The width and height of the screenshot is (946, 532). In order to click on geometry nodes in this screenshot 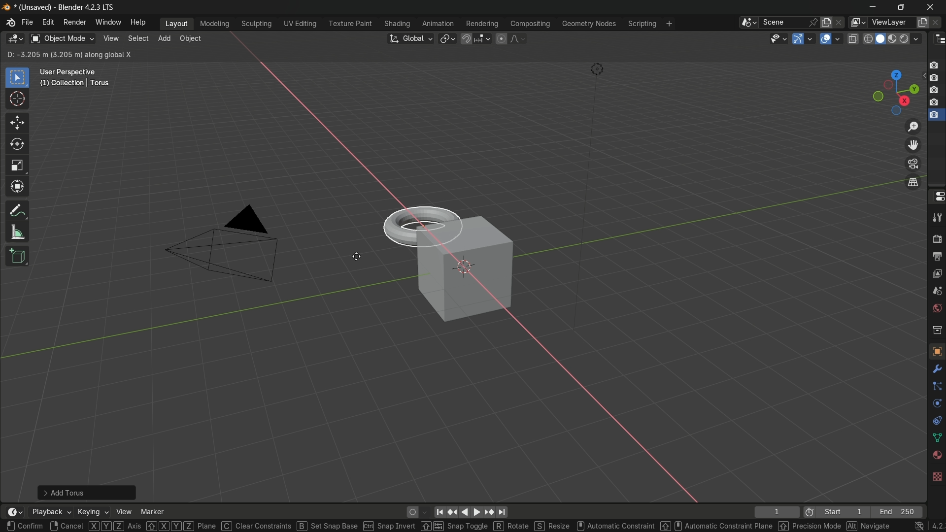, I will do `click(588, 24)`.